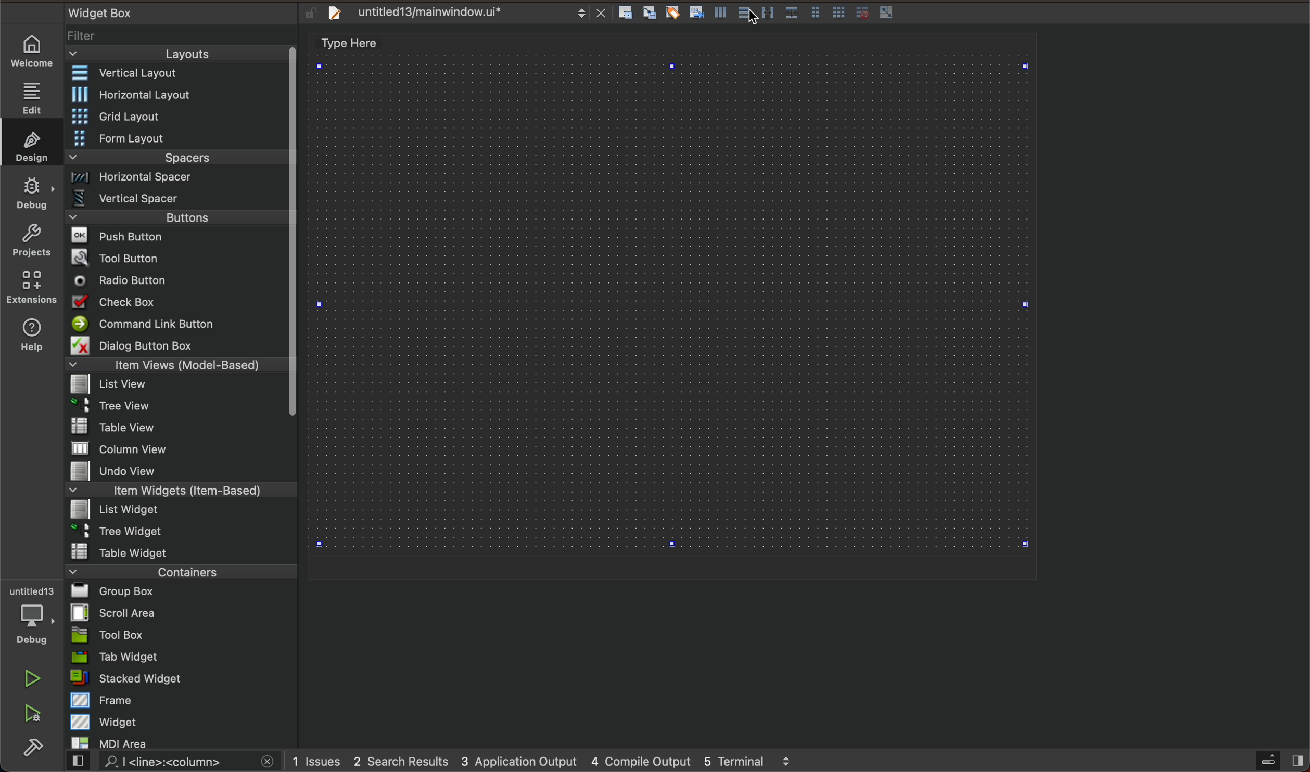 Image resolution: width=1310 pixels, height=772 pixels. What do you see at coordinates (180, 551) in the screenshot?
I see `table widget` at bounding box center [180, 551].